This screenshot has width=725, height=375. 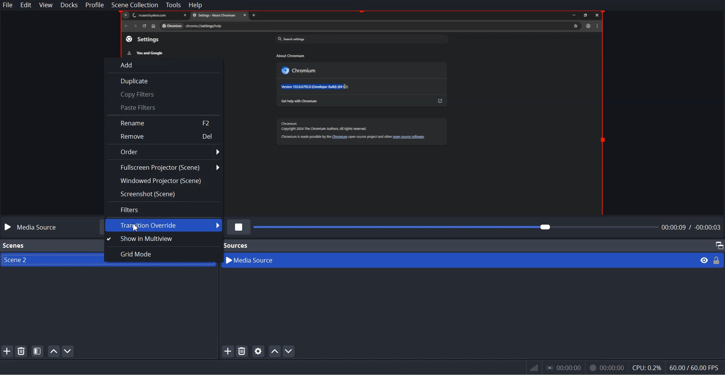 What do you see at coordinates (242, 351) in the screenshot?
I see `Remove Selected Source` at bounding box center [242, 351].